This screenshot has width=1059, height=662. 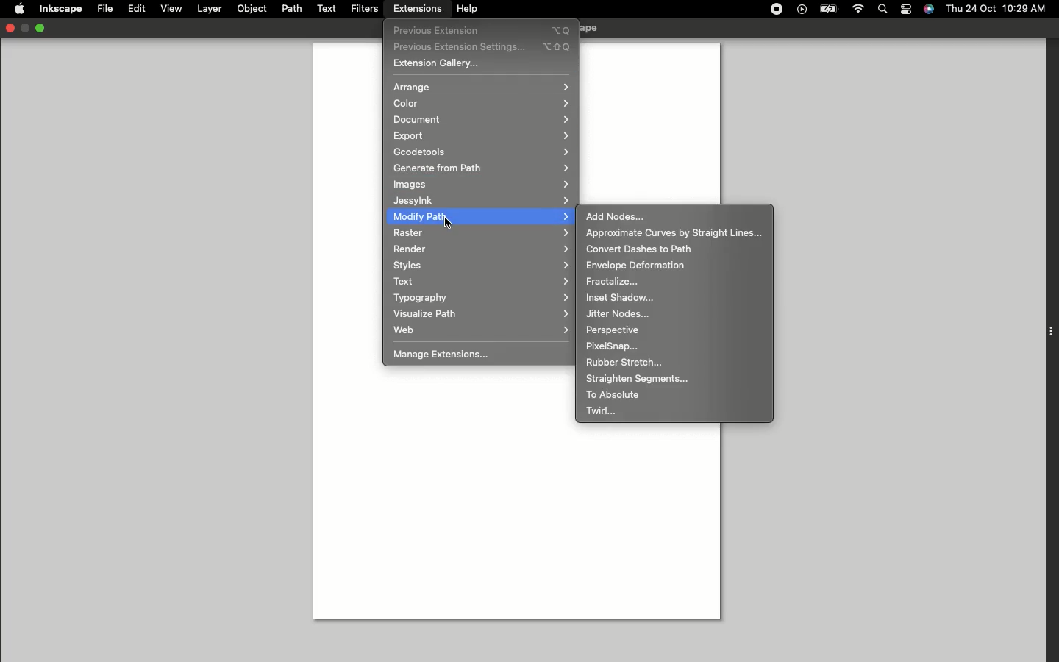 I want to click on Charge, so click(x=828, y=10).